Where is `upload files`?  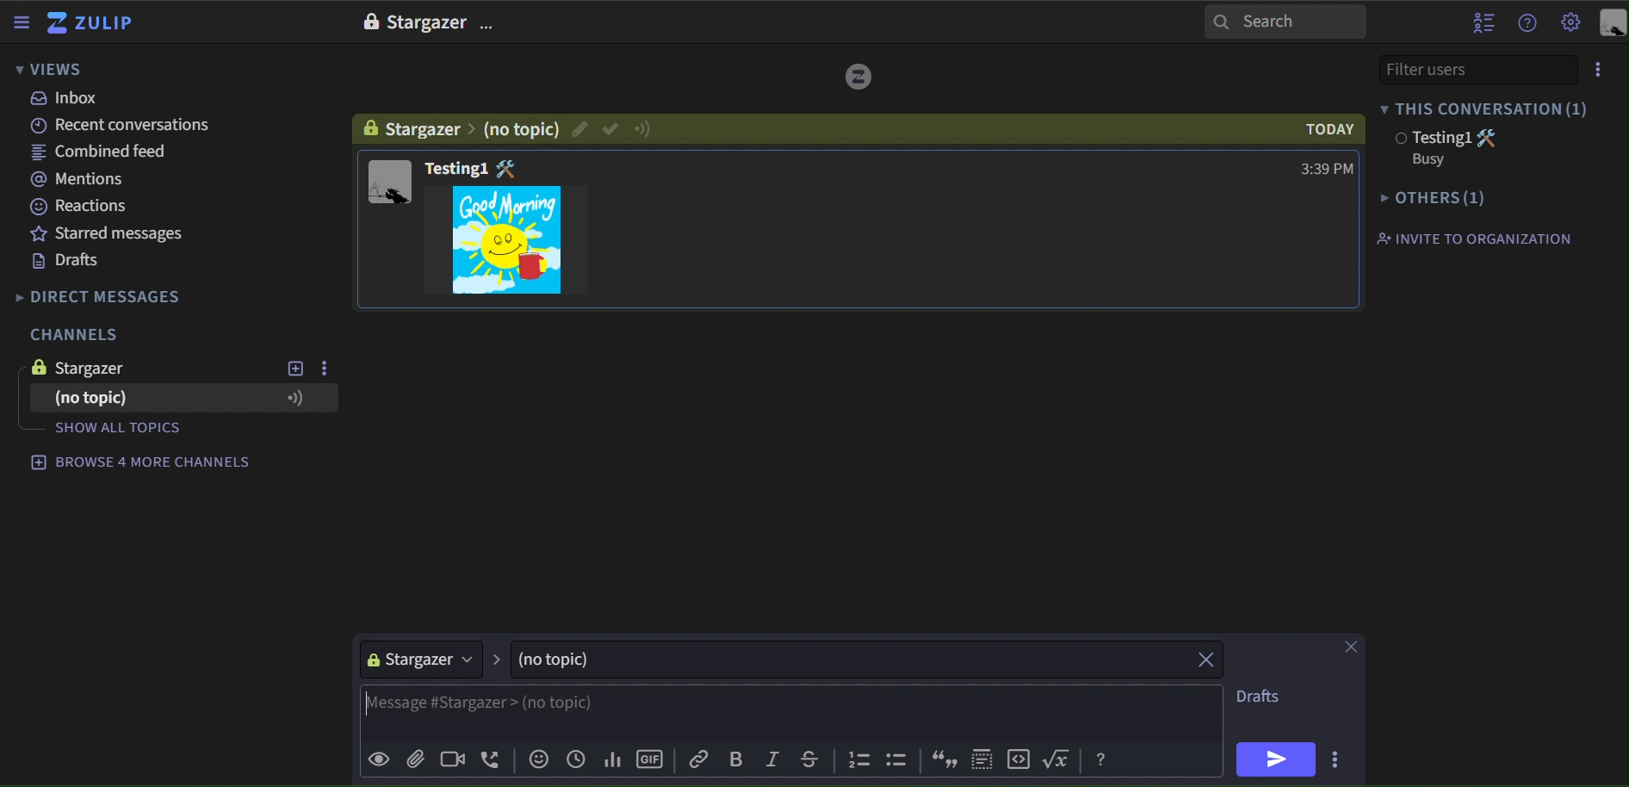
upload files is located at coordinates (414, 759).